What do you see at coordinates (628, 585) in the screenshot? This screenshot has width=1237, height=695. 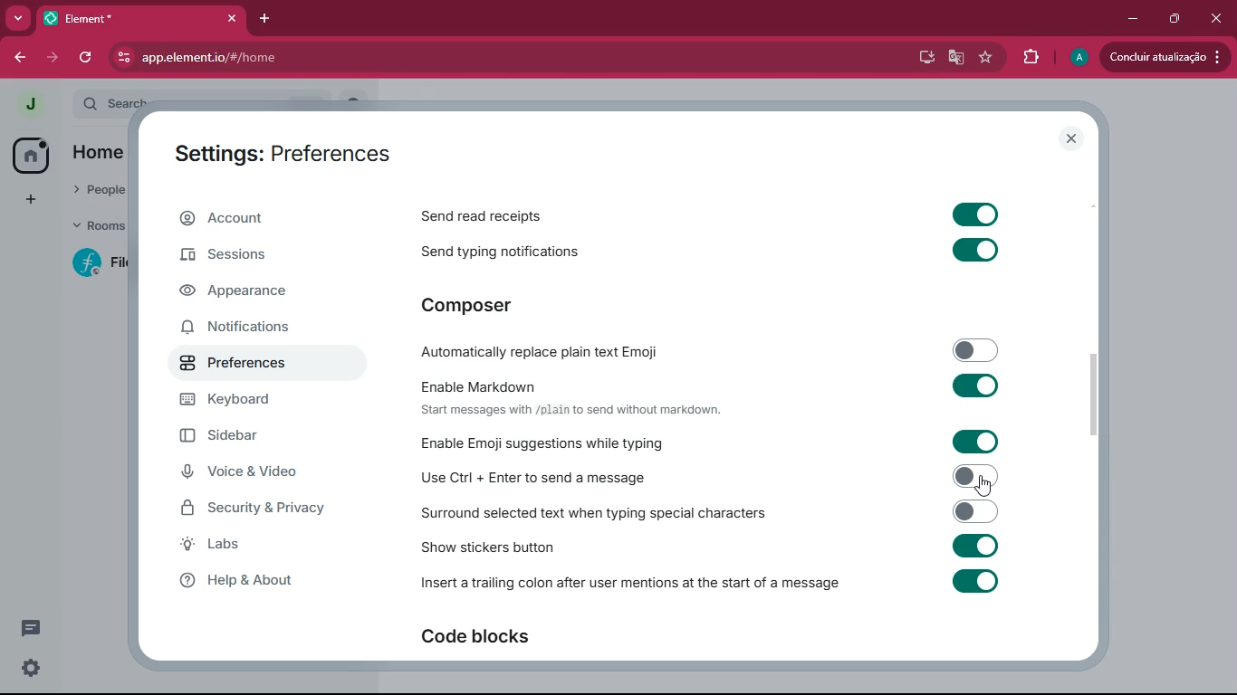 I see `insert trailing colon` at bounding box center [628, 585].